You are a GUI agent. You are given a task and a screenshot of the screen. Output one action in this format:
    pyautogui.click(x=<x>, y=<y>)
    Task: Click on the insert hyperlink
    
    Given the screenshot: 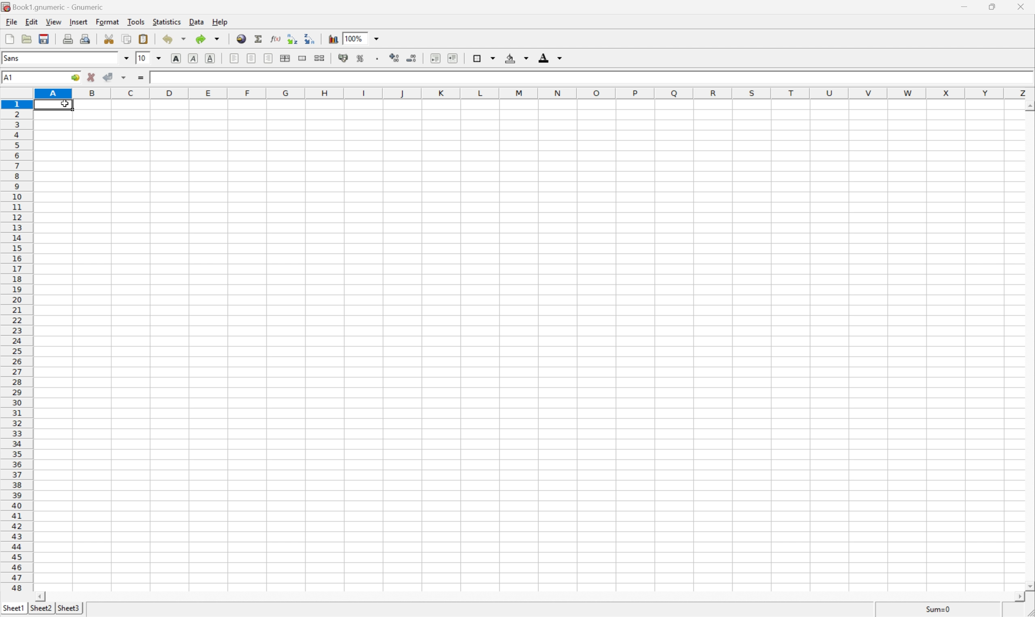 What is the action you would take?
    pyautogui.click(x=240, y=38)
    